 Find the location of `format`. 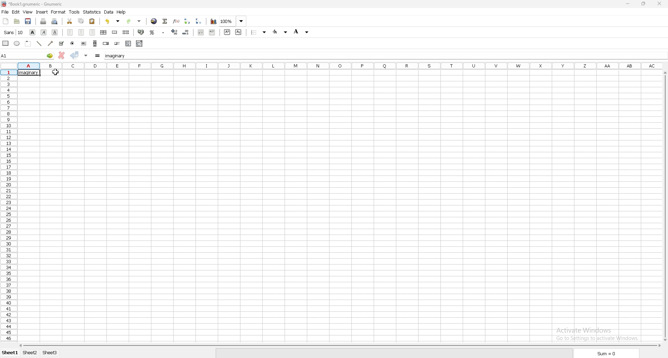

format is located at coordinates (58, 12).